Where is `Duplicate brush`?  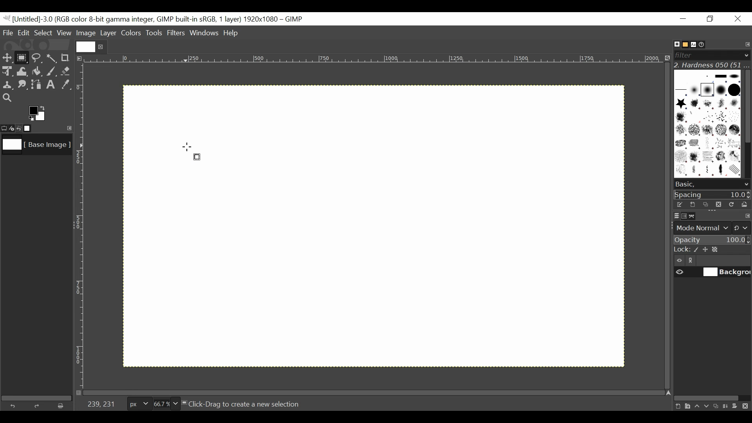 Duplicate brush is located at coordinates (718, 204).